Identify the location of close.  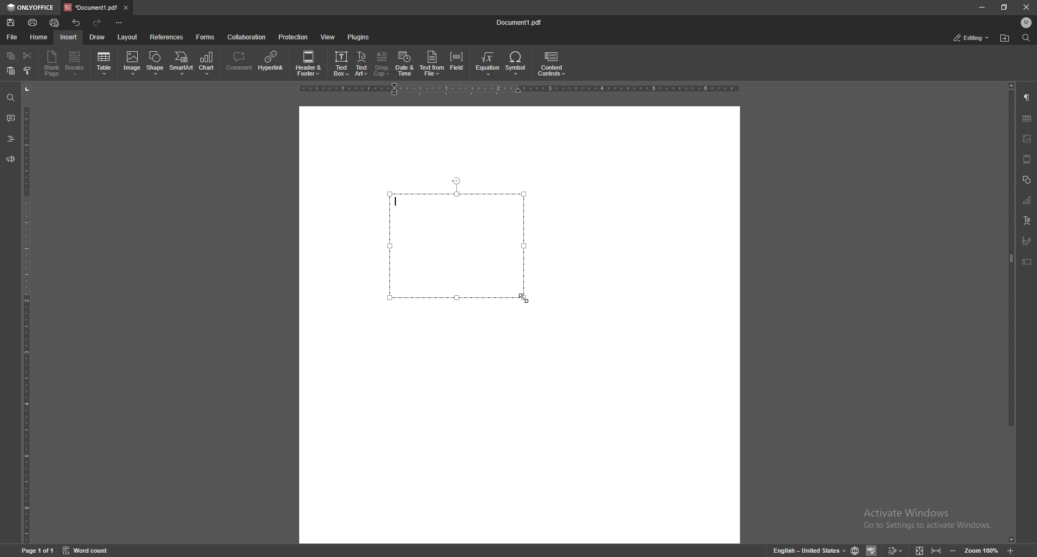
(1027, 9).